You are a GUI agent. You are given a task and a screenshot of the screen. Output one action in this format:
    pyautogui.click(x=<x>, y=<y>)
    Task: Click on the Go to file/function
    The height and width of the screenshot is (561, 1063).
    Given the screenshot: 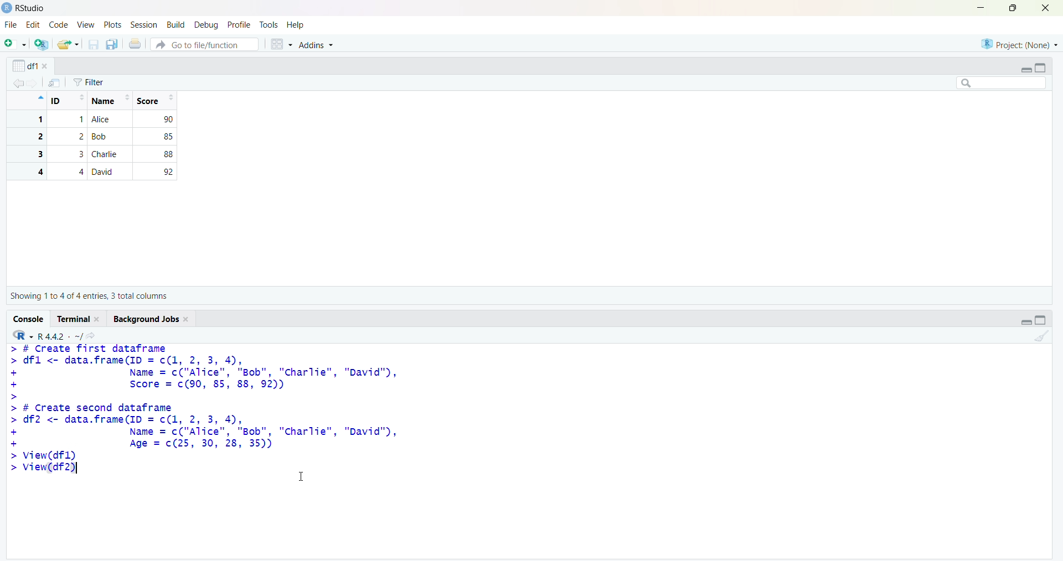 What is the action you would take?
    pyautogui.click(x=205, y=44)
    